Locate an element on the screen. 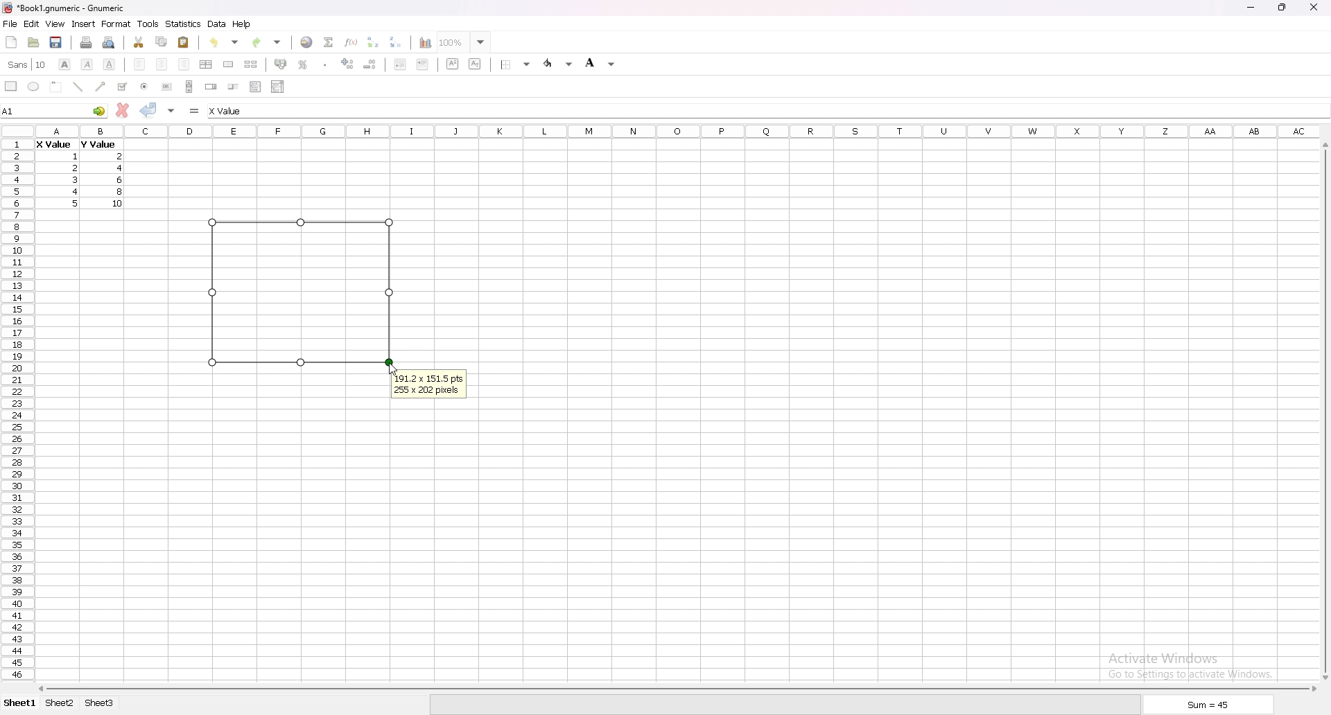  rows is located at coordinates (15, 407).